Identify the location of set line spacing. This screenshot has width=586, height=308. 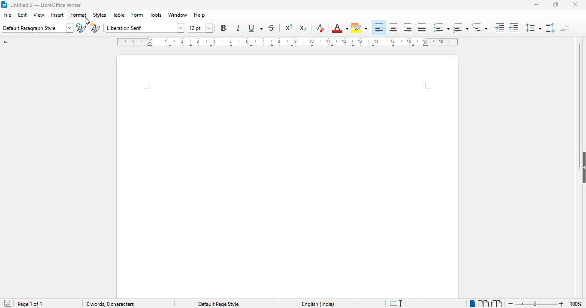
(533, 28).